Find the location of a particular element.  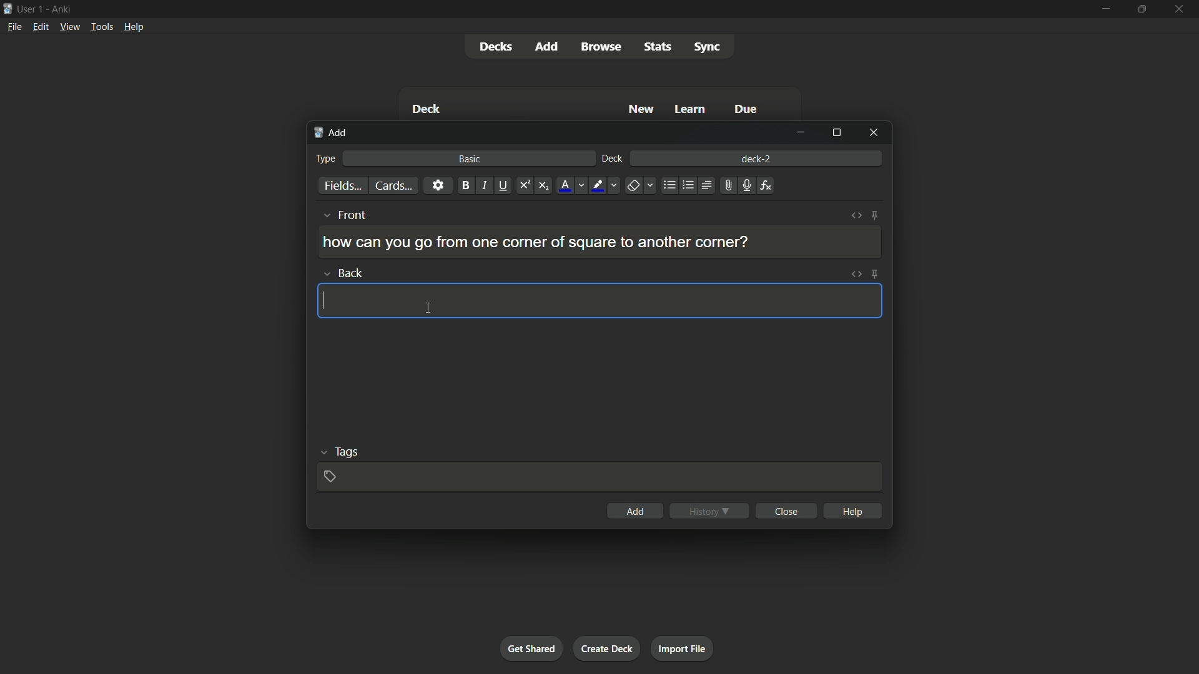

fields is located at coordinates (343, 186).